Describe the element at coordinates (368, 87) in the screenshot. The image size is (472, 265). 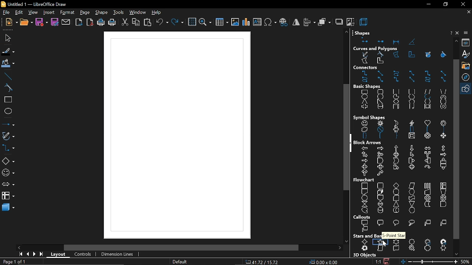
I see `basic shapes` at that location.